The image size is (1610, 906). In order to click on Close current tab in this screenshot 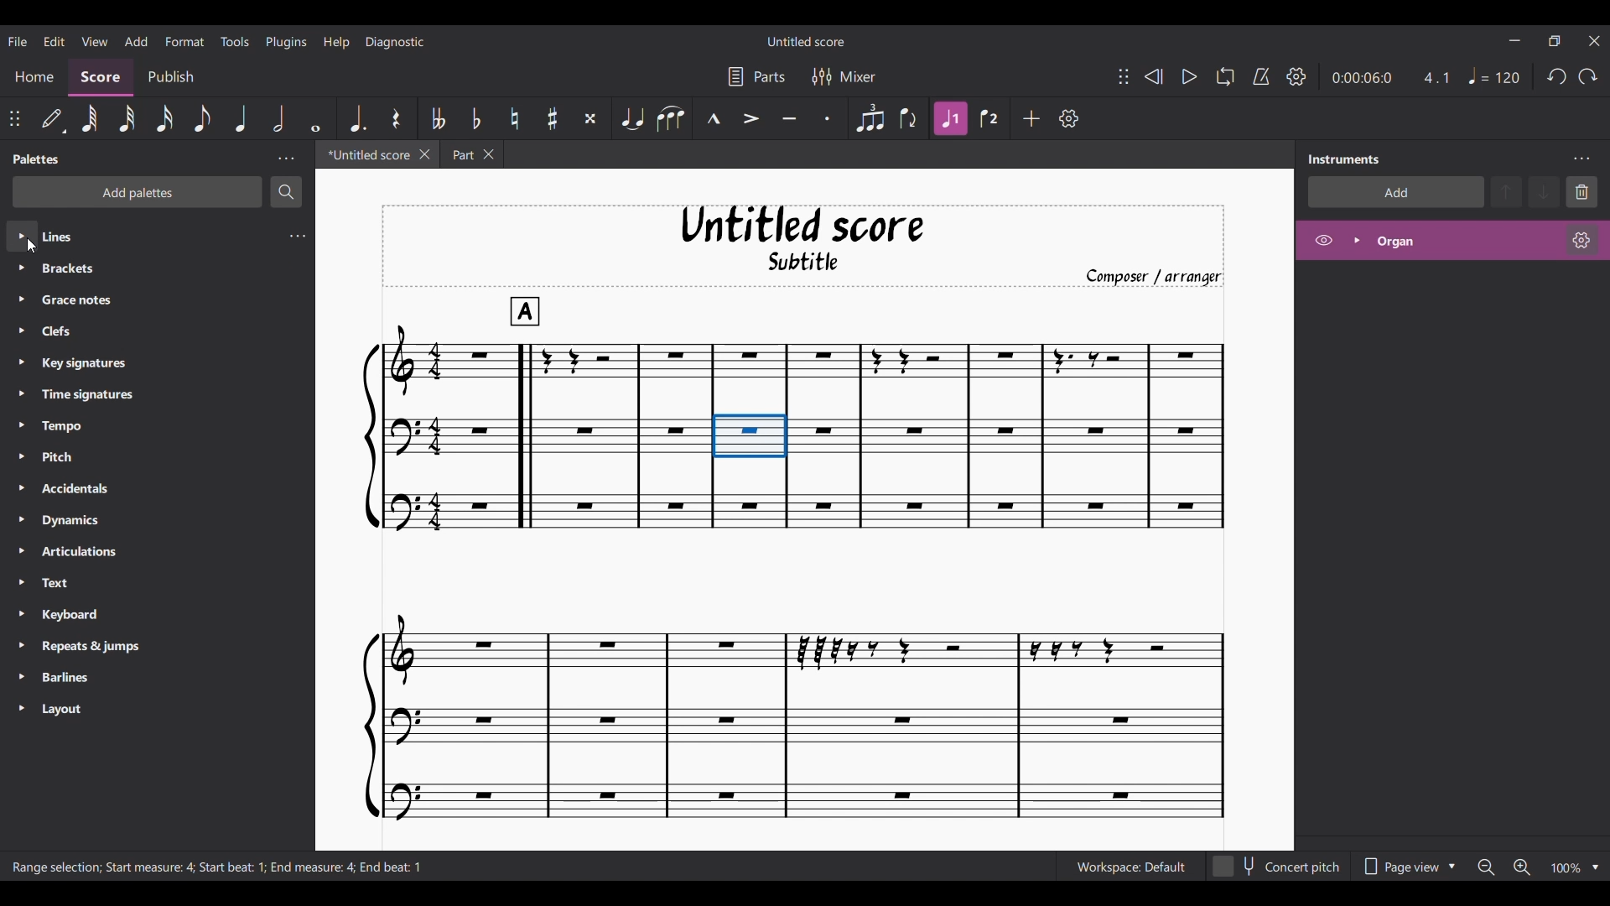, I will do `click(425, 154)`.